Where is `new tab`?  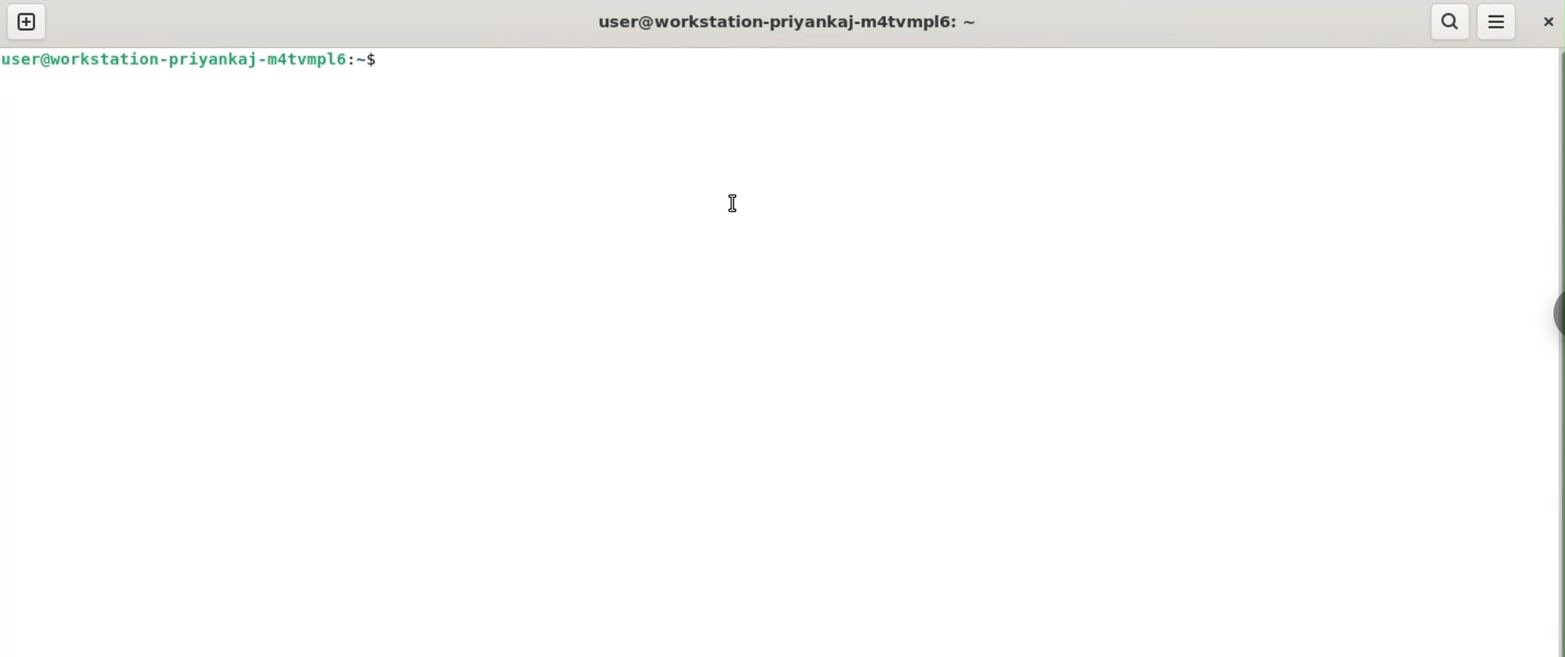 new tab is located at coordinates (25, 22).